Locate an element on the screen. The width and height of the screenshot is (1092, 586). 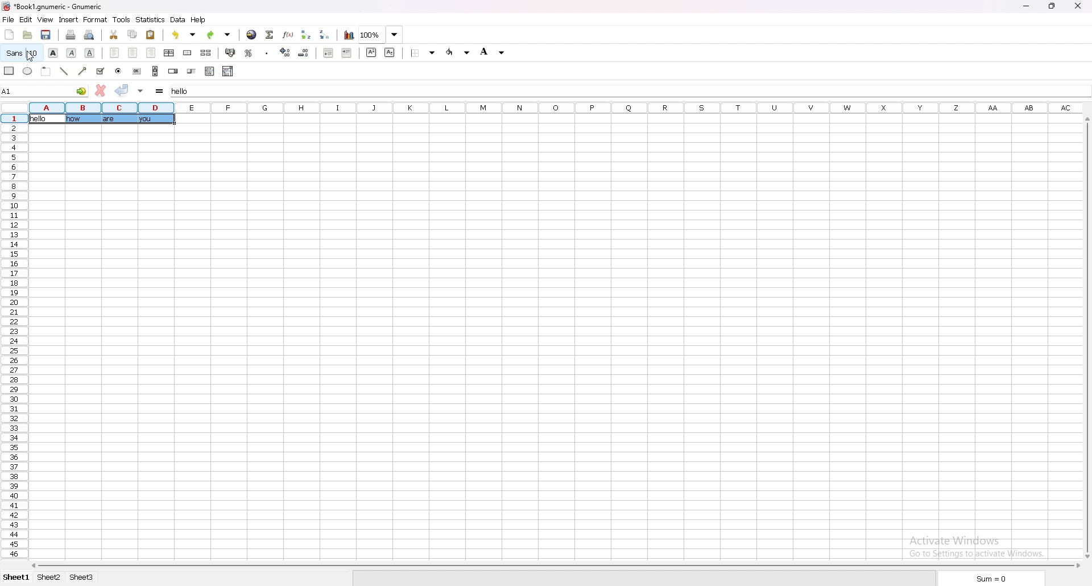
open is located at coordinates (27, 34).